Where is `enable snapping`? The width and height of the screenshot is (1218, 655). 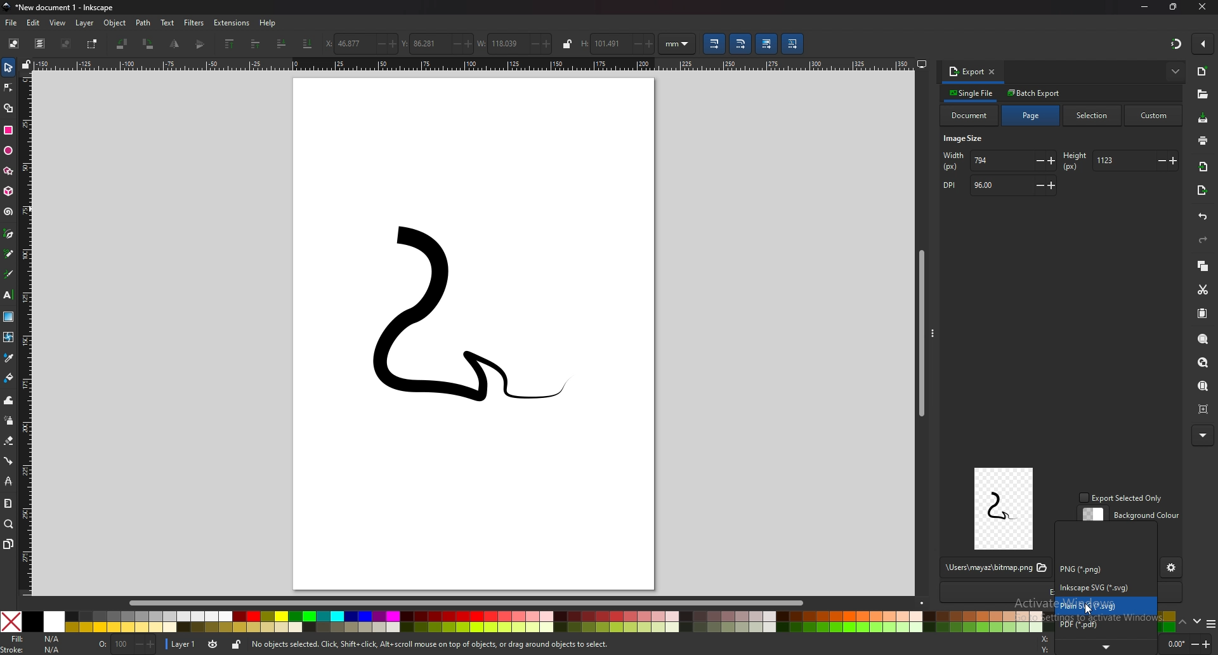
enable snapping is located at coordinates (1202, 44).